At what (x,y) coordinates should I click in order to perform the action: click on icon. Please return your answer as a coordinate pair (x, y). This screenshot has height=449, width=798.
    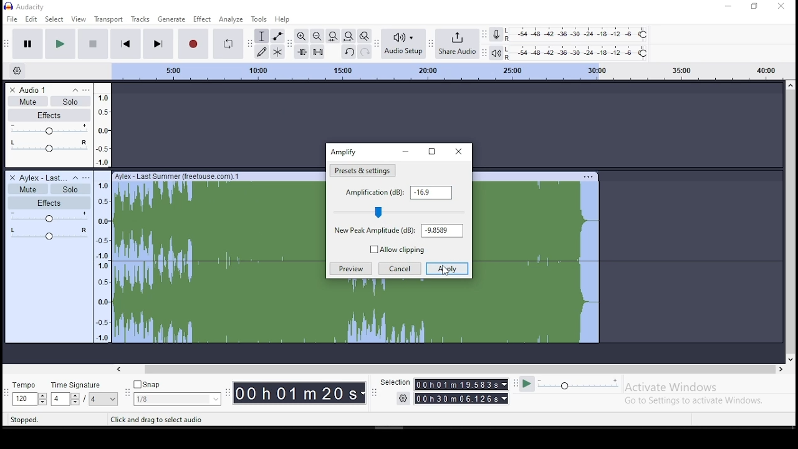
    Looking at the image, I should click on (27, 7).